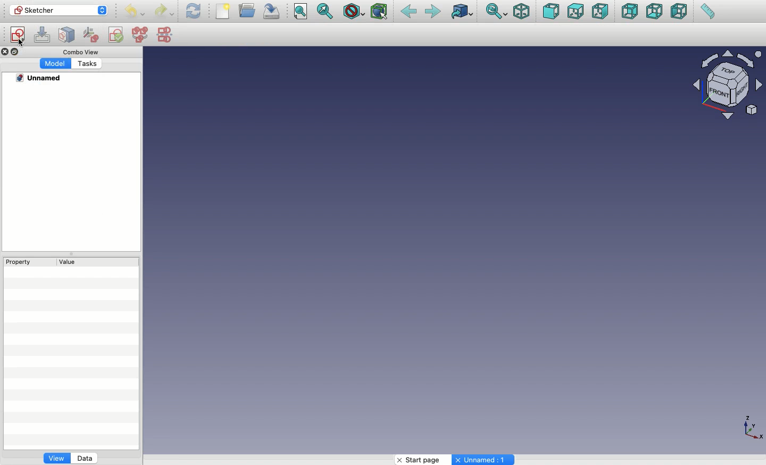  Describe the element at coordinates (86, 458) in the screenshot. I see `Data` at that location.